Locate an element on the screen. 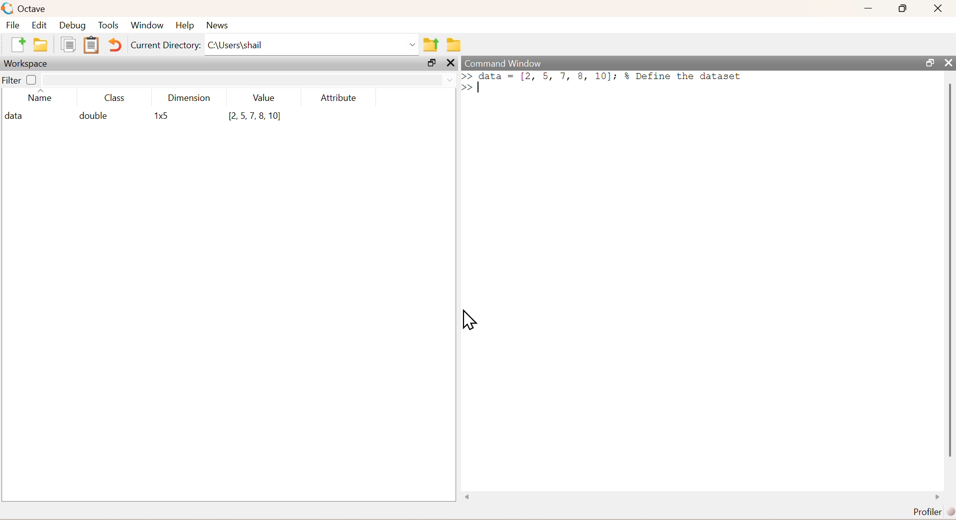 The image size is (956, 520). file is located at coordinates (13, 24).